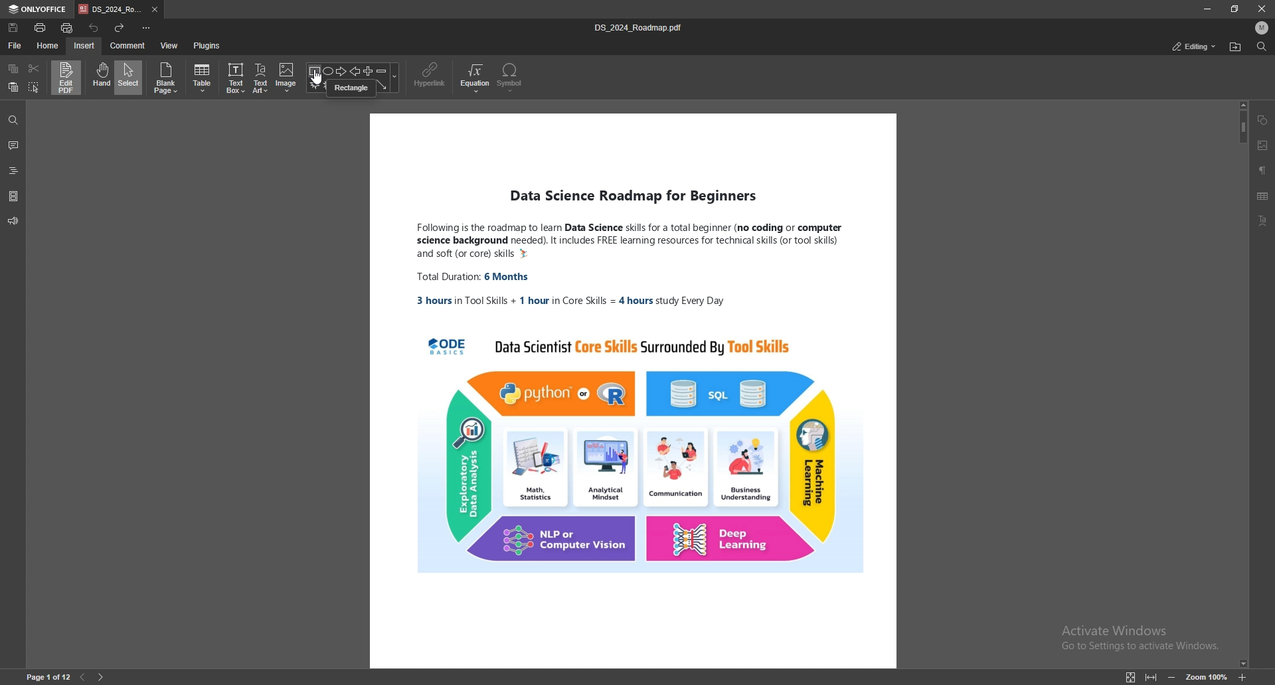 The width and height of the screenshot is (1275, 685). Describe the element at coordinates (1264, 196) in the screenshot. I see `table` at that location.